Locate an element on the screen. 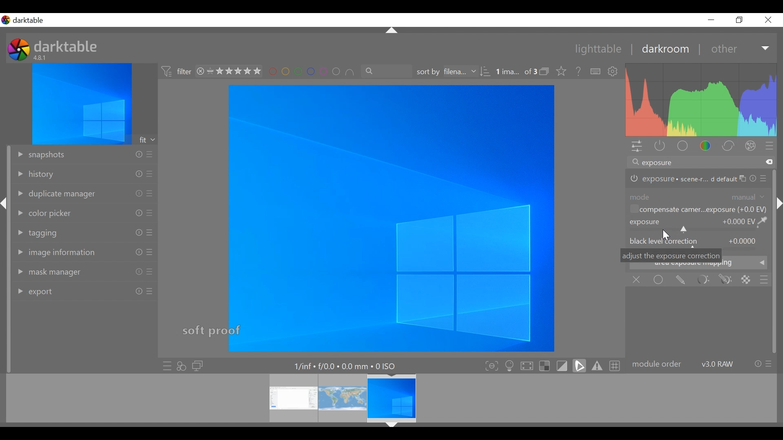 The image size is (783, 440). effect is located at coordinates (751, 146).